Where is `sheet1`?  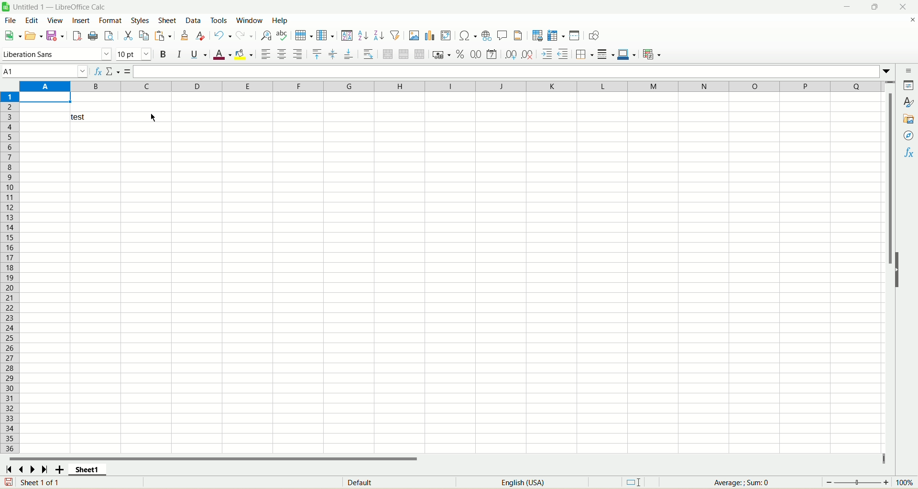
sheet1 is located at coordinates (87, 469).